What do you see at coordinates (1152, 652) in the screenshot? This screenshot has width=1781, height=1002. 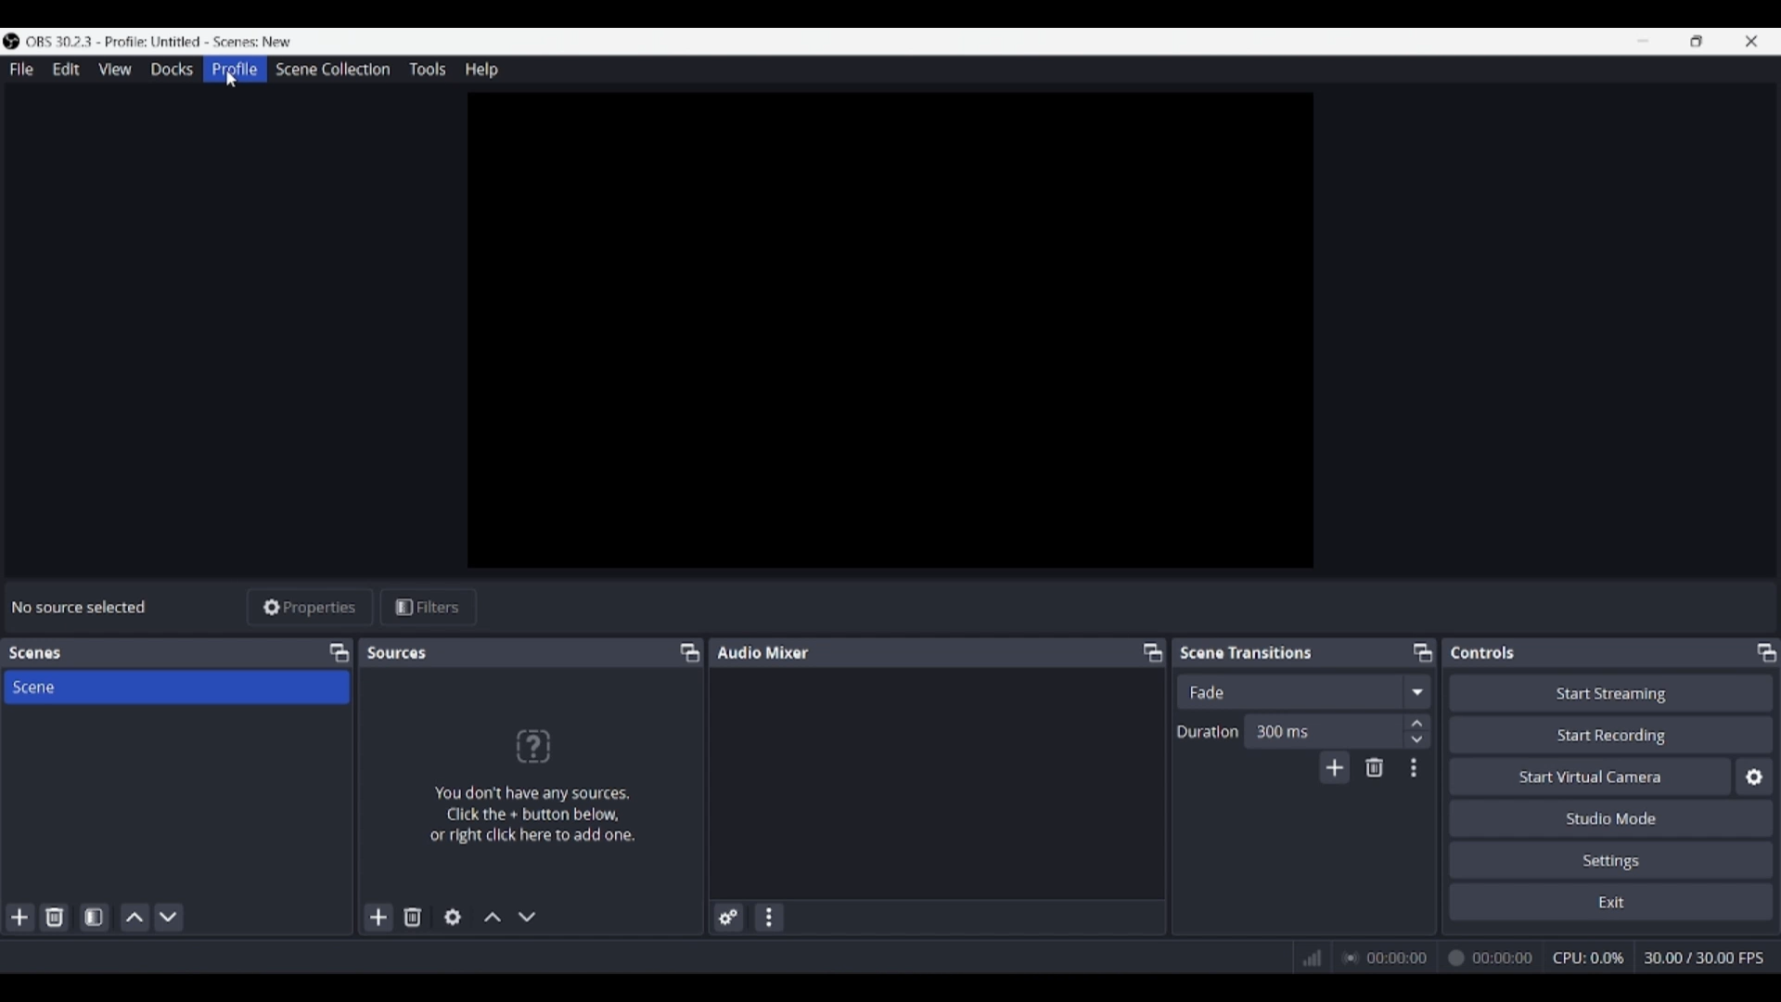 I see `Float Audio mixer` at bounding box center [1152, 652].